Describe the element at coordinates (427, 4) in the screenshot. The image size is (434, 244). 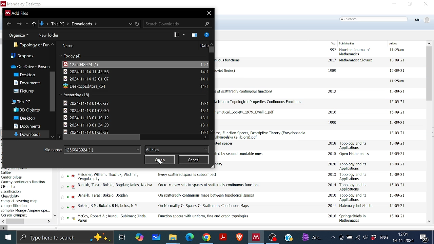
I see `Close` at that location.